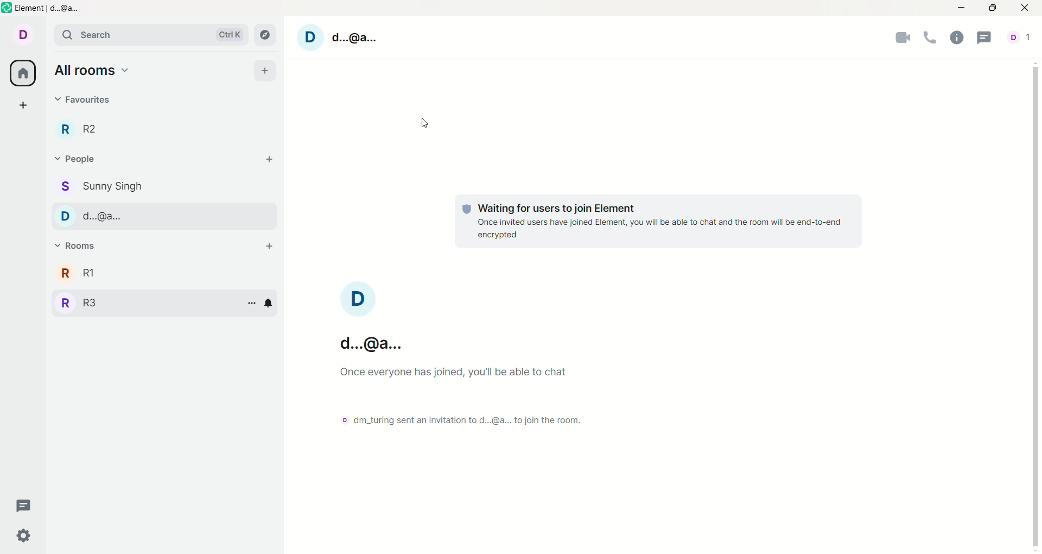  I want to click on video call, so click(903, 40).